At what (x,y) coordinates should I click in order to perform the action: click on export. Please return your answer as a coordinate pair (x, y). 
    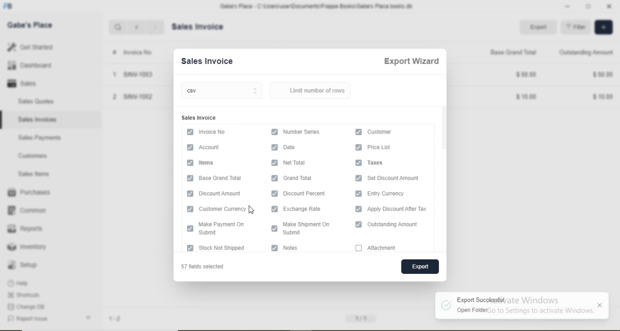
    Looking at the image, I should click on (418, 266).